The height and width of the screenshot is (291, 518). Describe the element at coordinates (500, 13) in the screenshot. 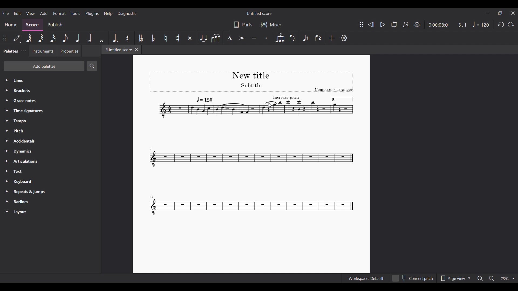

I see `Show in smaller tab` at that location.